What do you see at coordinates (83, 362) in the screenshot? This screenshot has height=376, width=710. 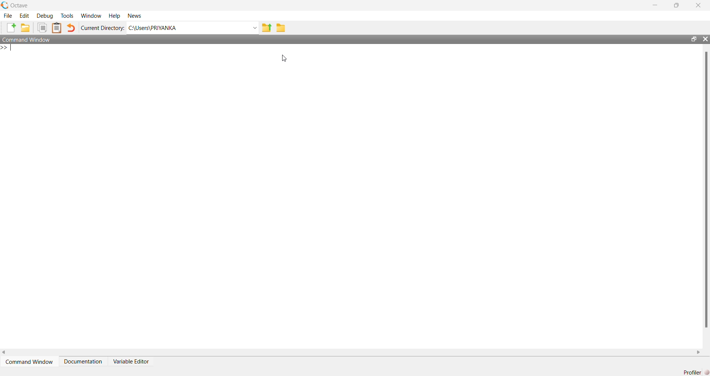 I see `Documentation` at bounding box center [83, 362].